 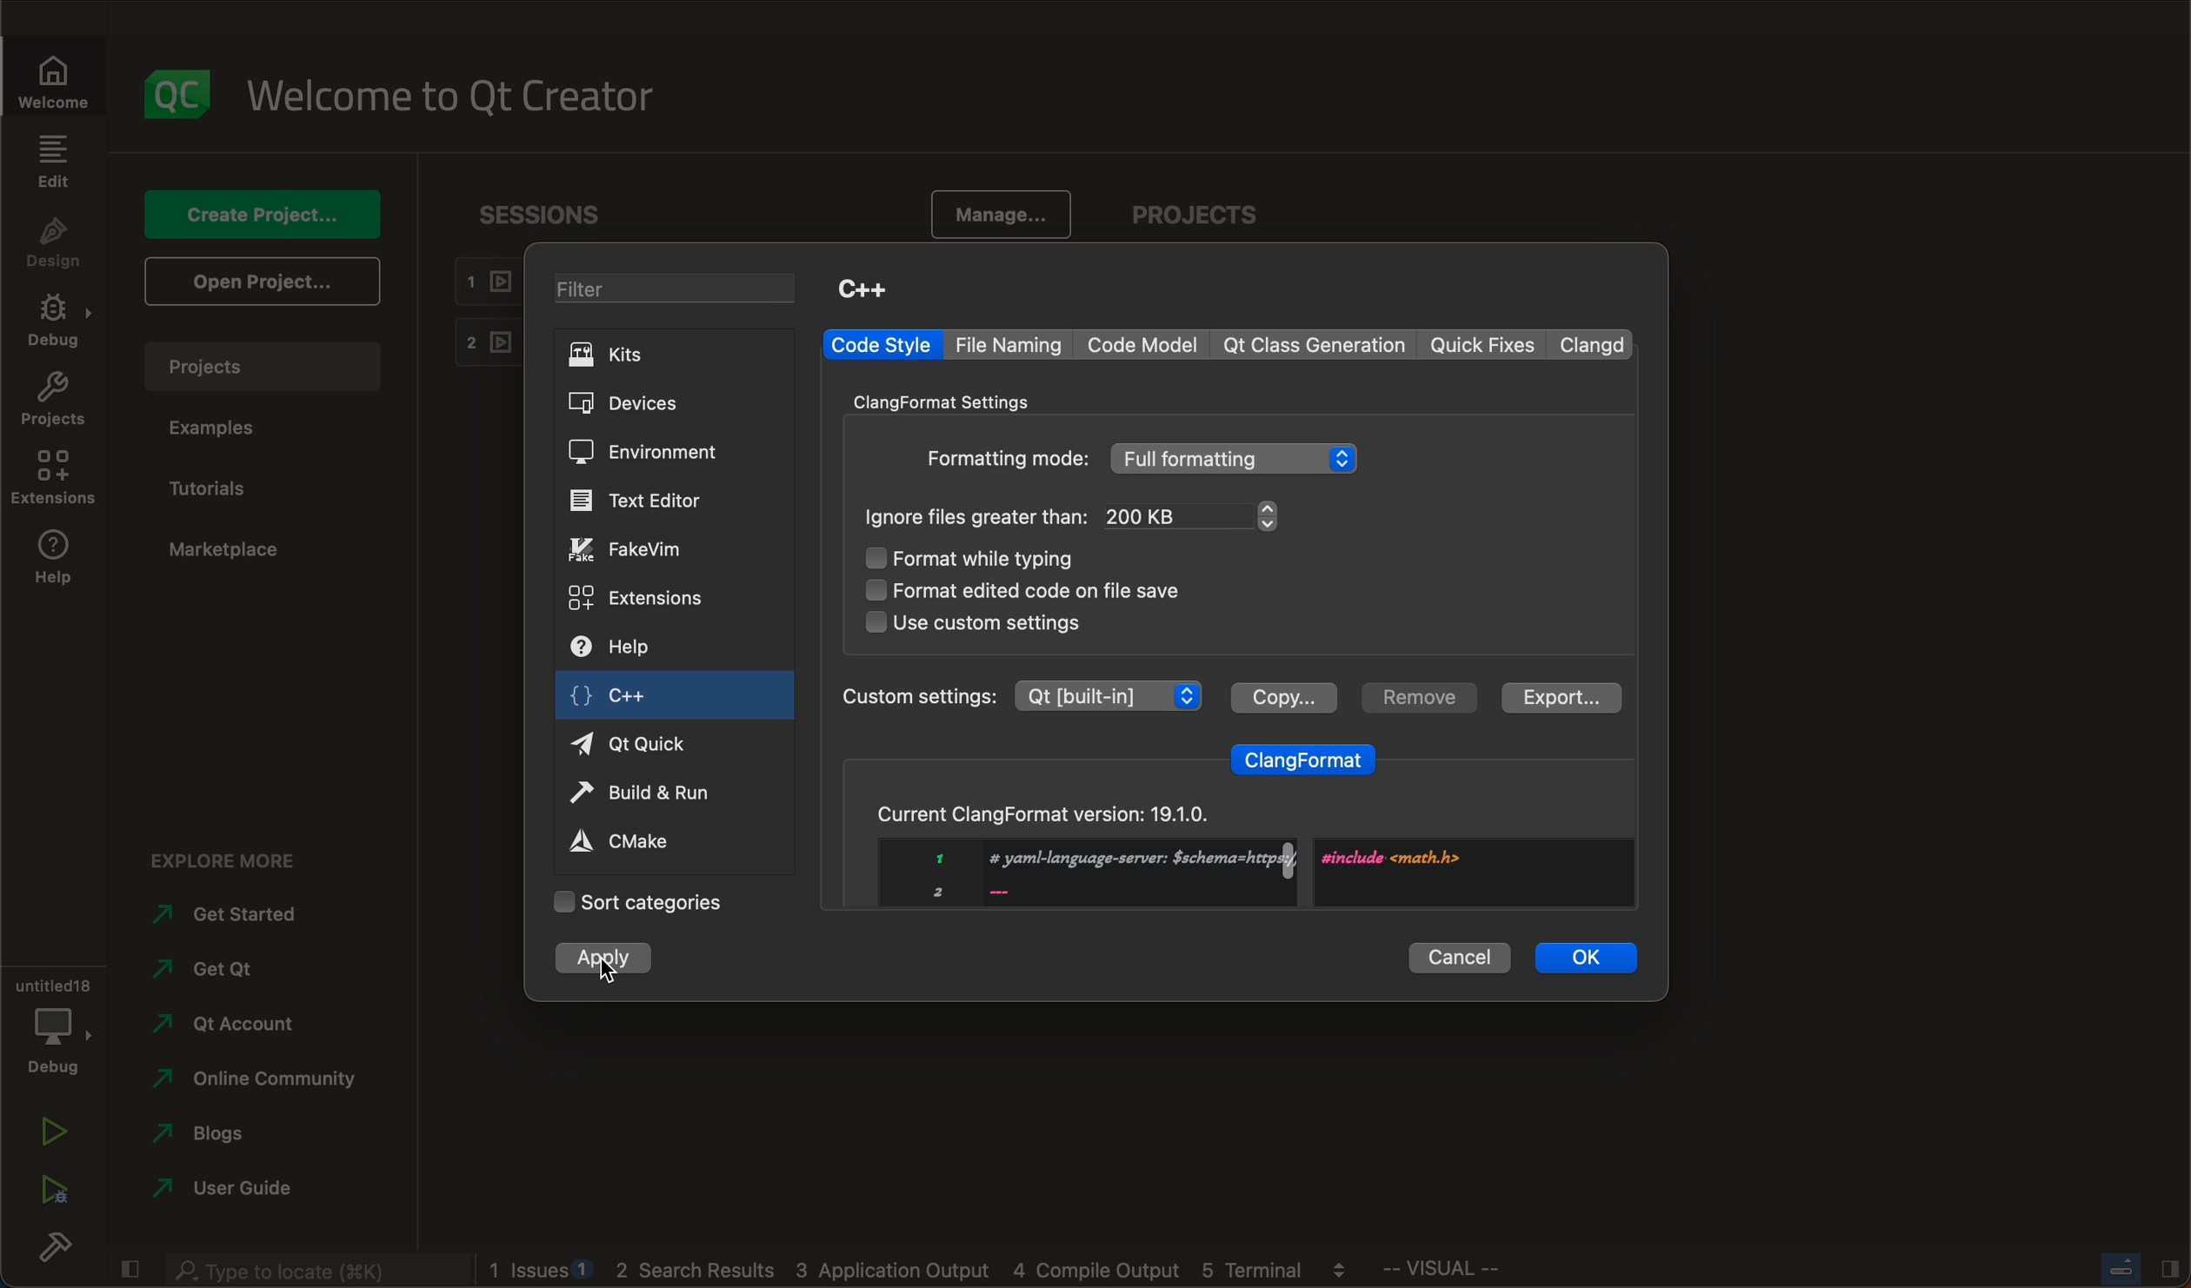 What do you see at coordinates (633, 649) in the screenshot?
I see `help` at bounding box center [633, 649].